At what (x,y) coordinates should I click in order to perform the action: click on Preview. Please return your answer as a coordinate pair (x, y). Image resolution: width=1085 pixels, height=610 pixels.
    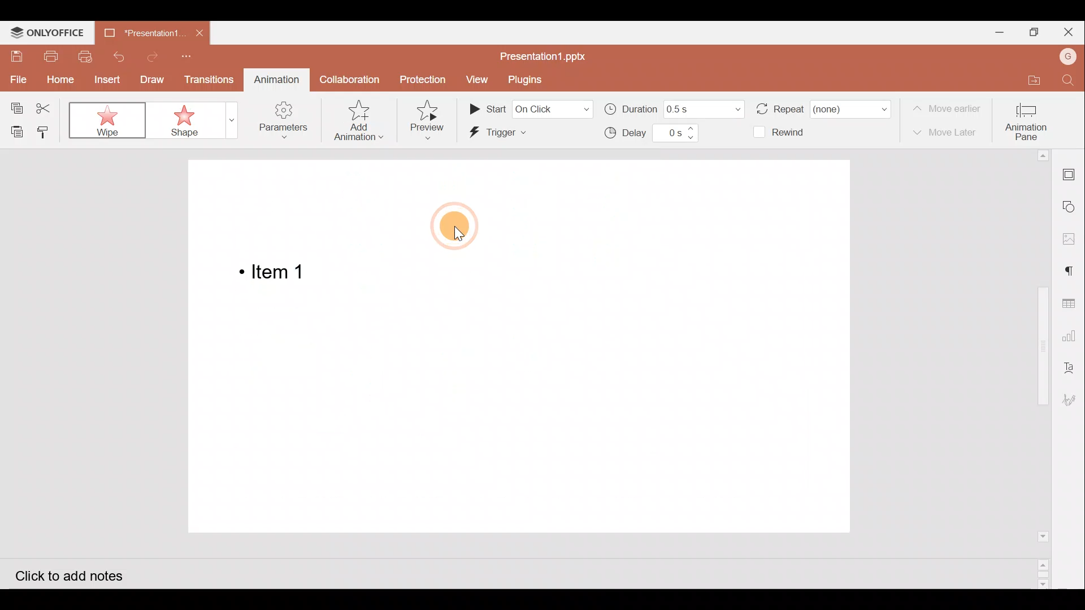
    Looking at the image, I should click on (432, 120).